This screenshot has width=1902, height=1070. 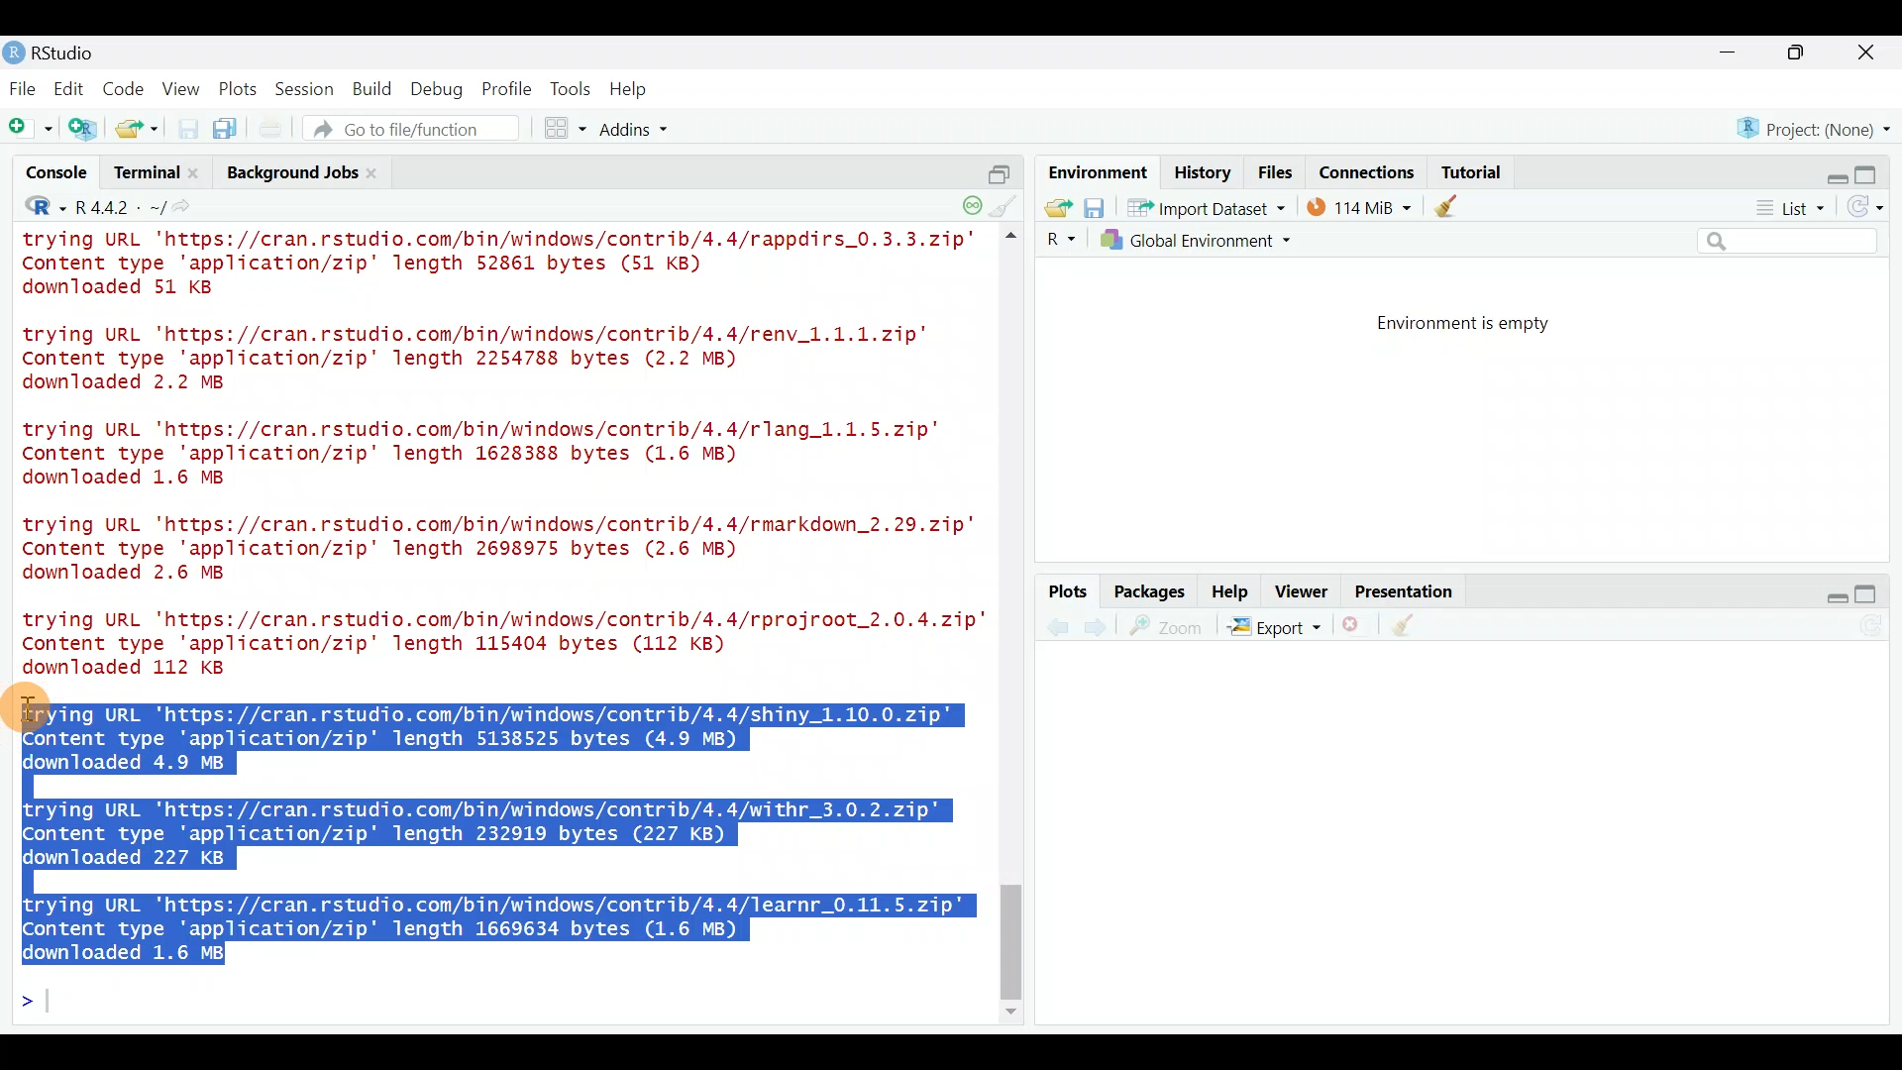 What do you see at coordinates (499, 457) in the screenshot?
I see `trying URL 'https://cran.rstudio.com/bin/windows/contrib/4.4/rlang_1.1.5.zip"
Content type 'application/zip' length 1628388 bytes (1.6 MB)
downloaded 1.6 MB` at bounding box center [499, 457].